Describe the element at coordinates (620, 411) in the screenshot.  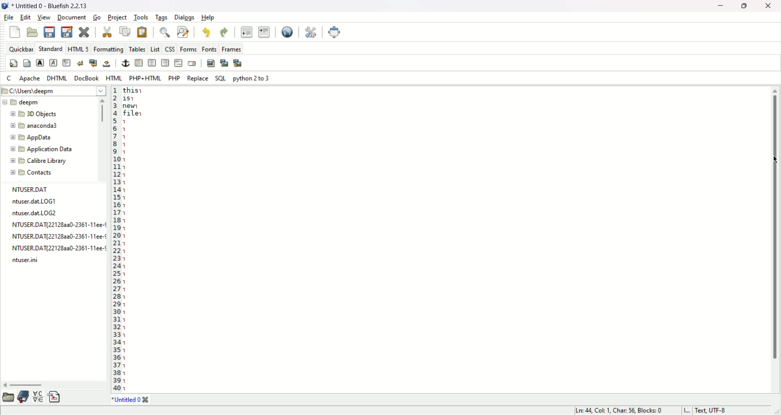
I see `cusor position` at that location.